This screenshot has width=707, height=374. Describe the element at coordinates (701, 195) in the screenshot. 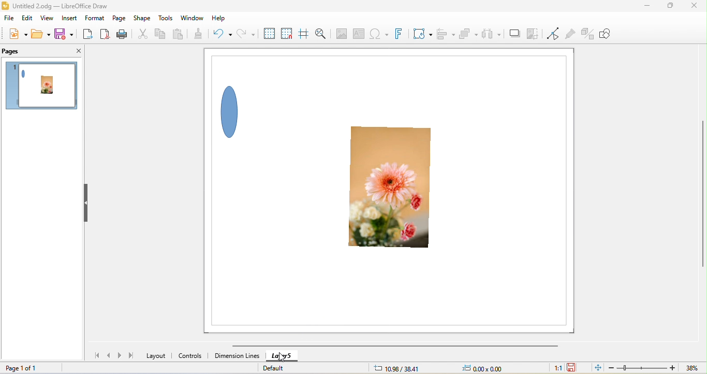

I see `vertical scroll bar` at that location.